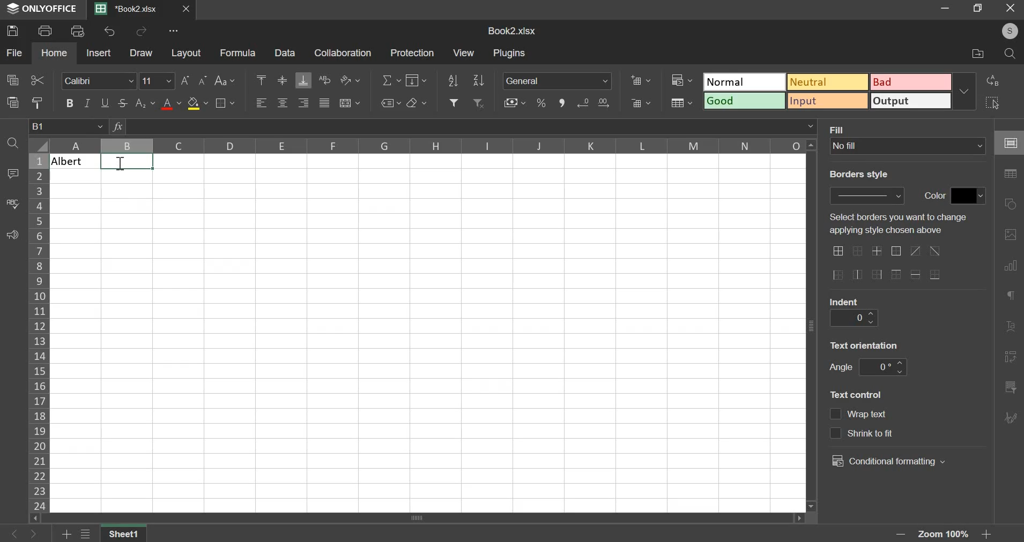 This screenshot has height=542, width=1024. Describe the element at coordinates (99, 81) in the screenshot. I see `font` at that location.